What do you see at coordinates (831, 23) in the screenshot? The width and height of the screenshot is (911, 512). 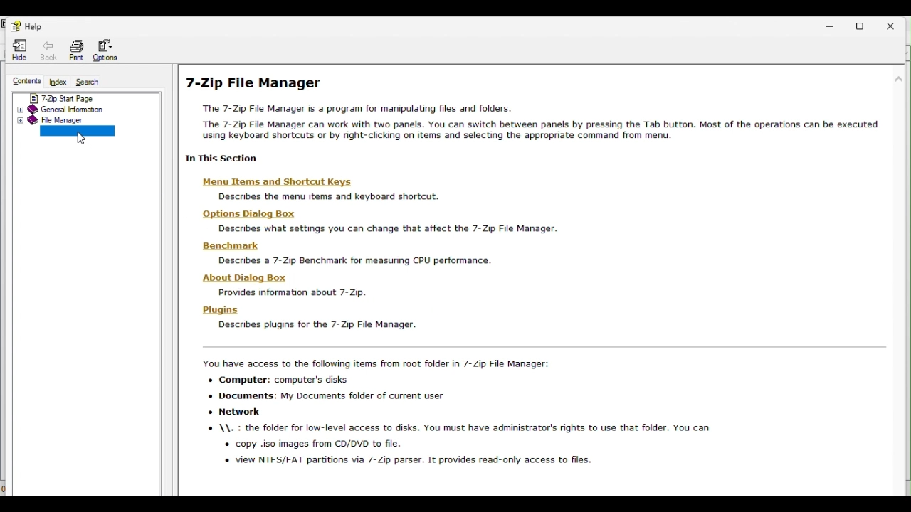 I see `Minimize` at bounding box center [831, 23].